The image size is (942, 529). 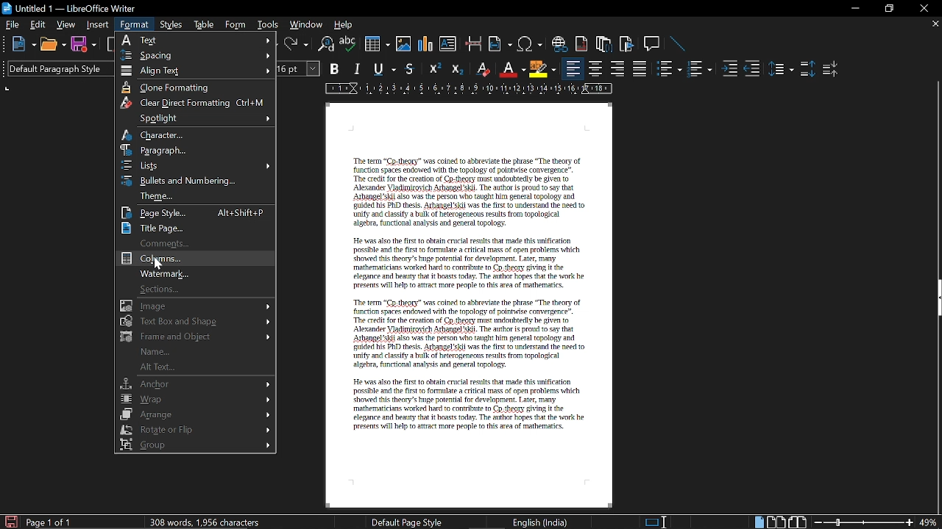 What do you see at coordinates (617, 68) in the screenshot?
I see `align right` at bounding box center [617, 68].